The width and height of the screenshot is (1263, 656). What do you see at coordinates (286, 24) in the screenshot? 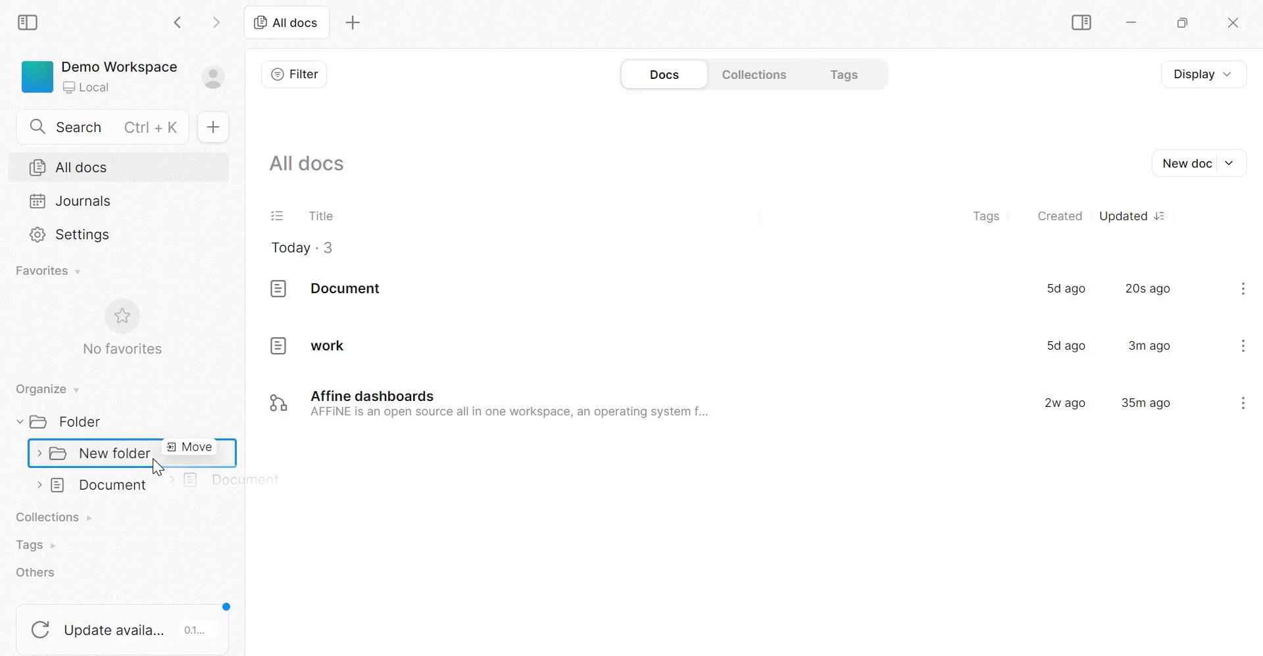
I see `All docs` at bounding box center [286, 24].